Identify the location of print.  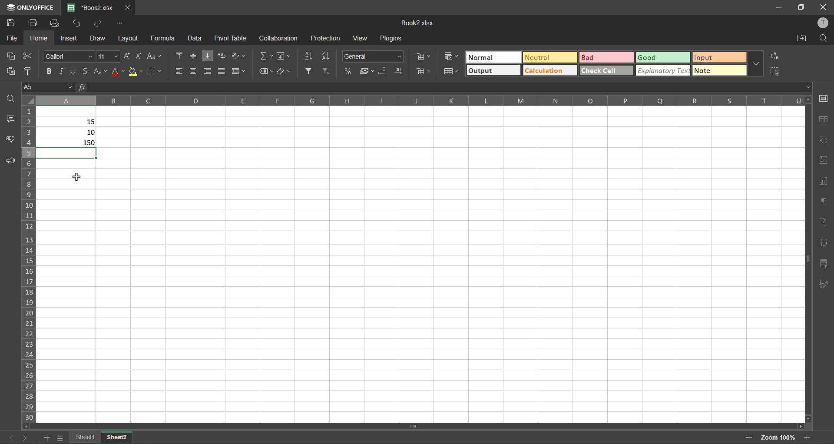
(33, 21).